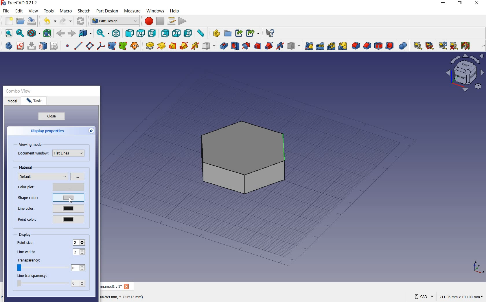 This screenshot has width=486, height=302. What do you see at coordinates (482, 46) in the screenshot?
I see `MEASURE` at bounding box center [482, 46].